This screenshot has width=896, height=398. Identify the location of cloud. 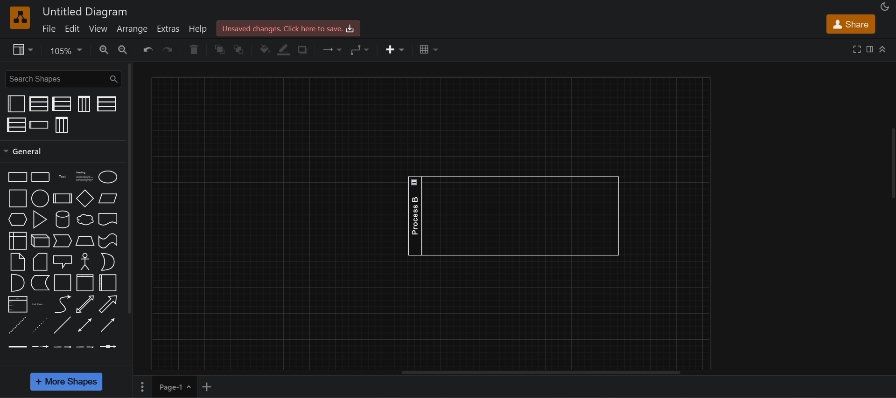
(86, 220).